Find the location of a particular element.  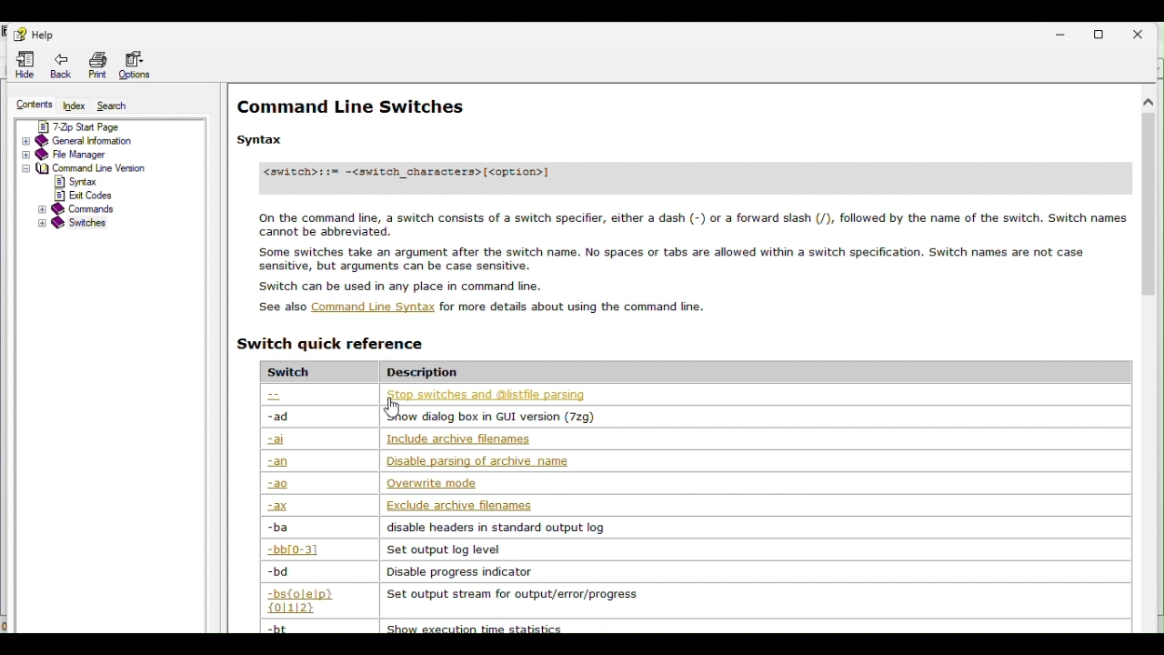

Disable progress indicator is located at coordinates (468, 571).